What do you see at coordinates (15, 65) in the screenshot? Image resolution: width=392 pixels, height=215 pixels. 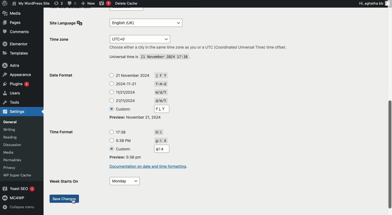 I see `Astra` at bounding box center [15, 65].